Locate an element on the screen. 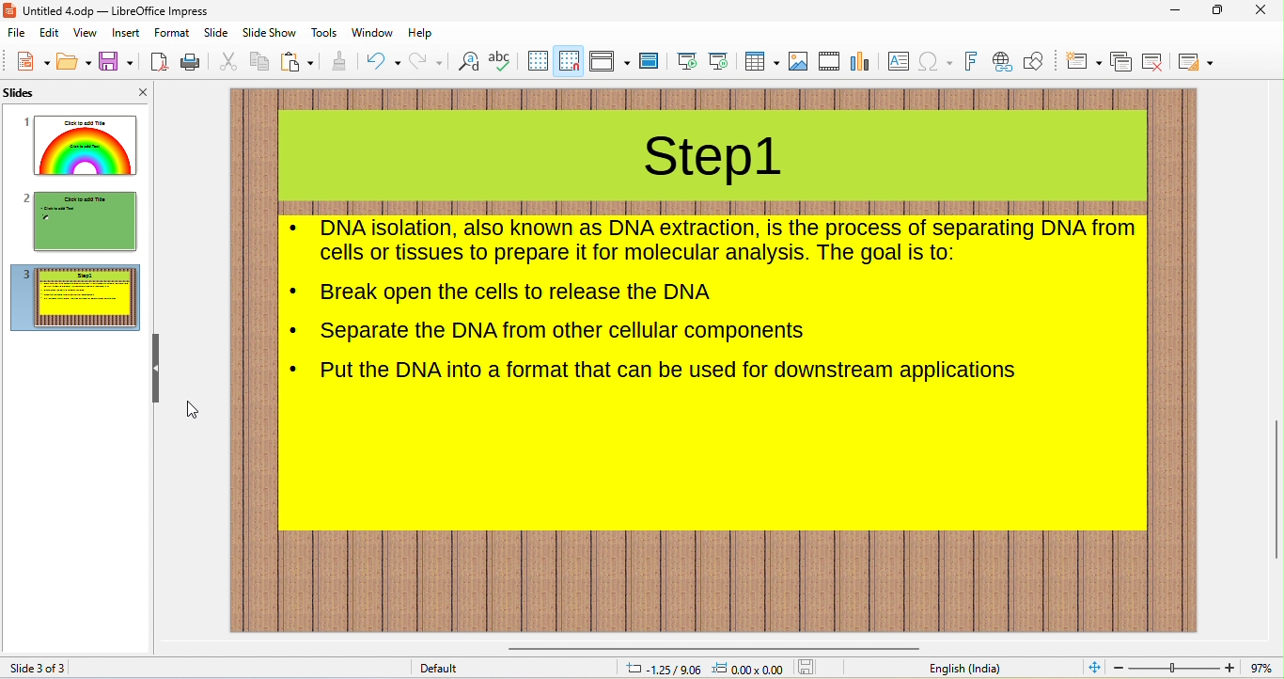  close is located at coordinates (1265, 11).